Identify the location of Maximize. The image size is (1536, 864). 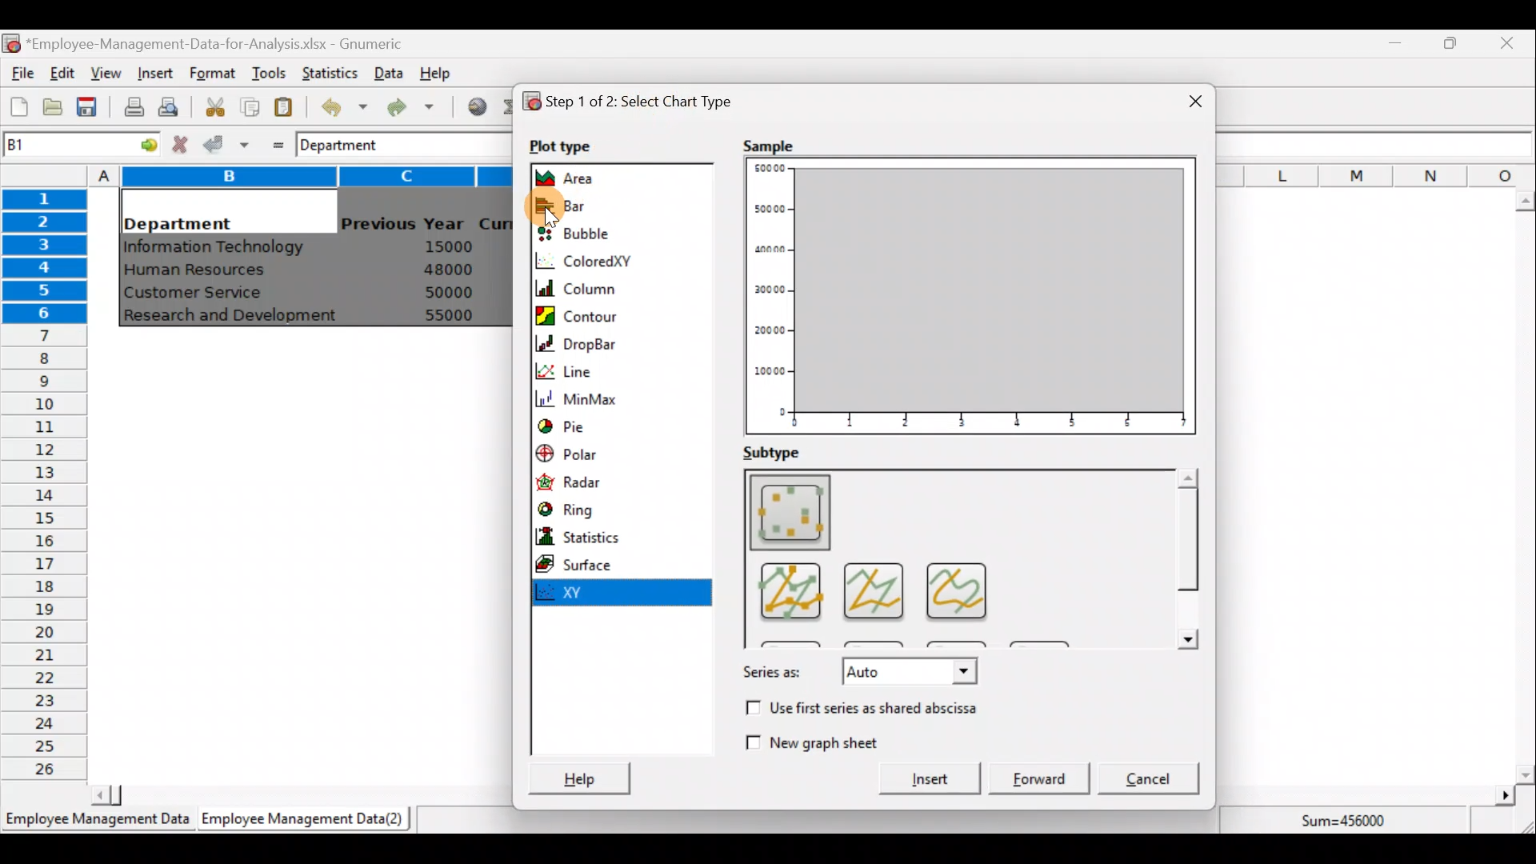
(1450, 42).